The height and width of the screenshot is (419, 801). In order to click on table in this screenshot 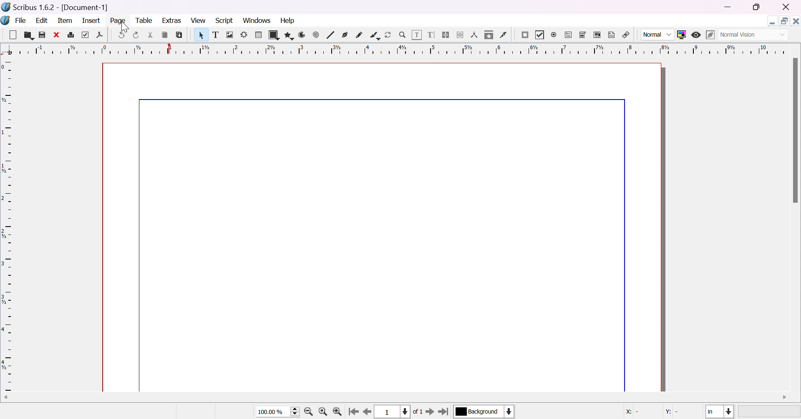, I will do `click(259, 36)`.